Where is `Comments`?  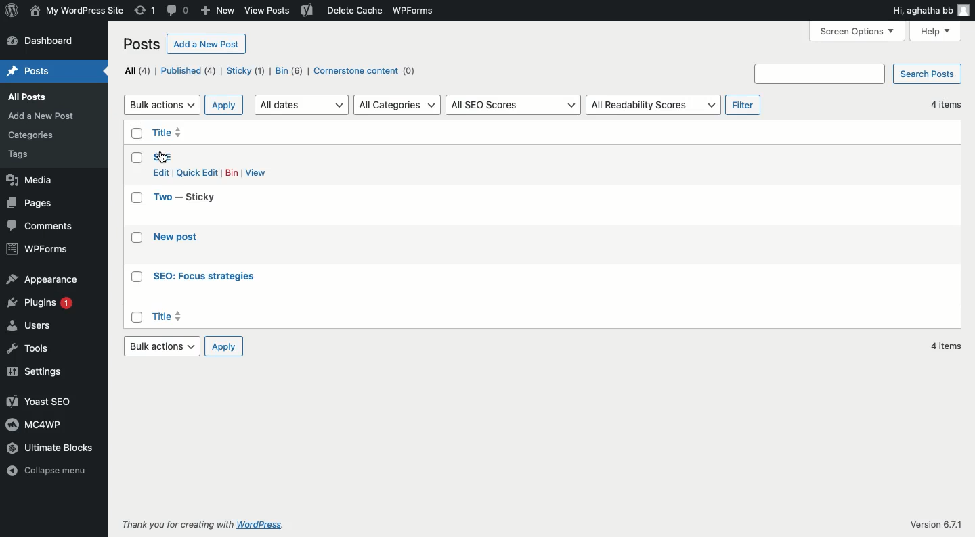
Comments is located at coordinates (43, 227).